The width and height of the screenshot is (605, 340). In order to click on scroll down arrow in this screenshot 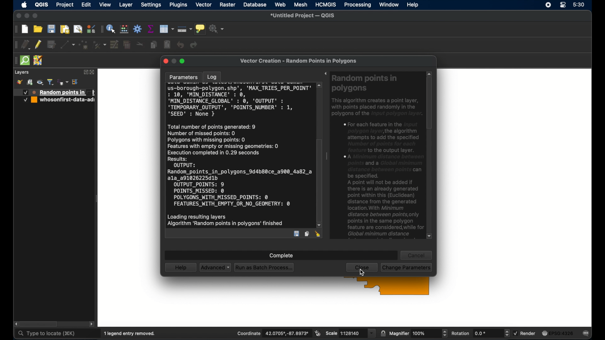, I will do `click(320, 225)`.